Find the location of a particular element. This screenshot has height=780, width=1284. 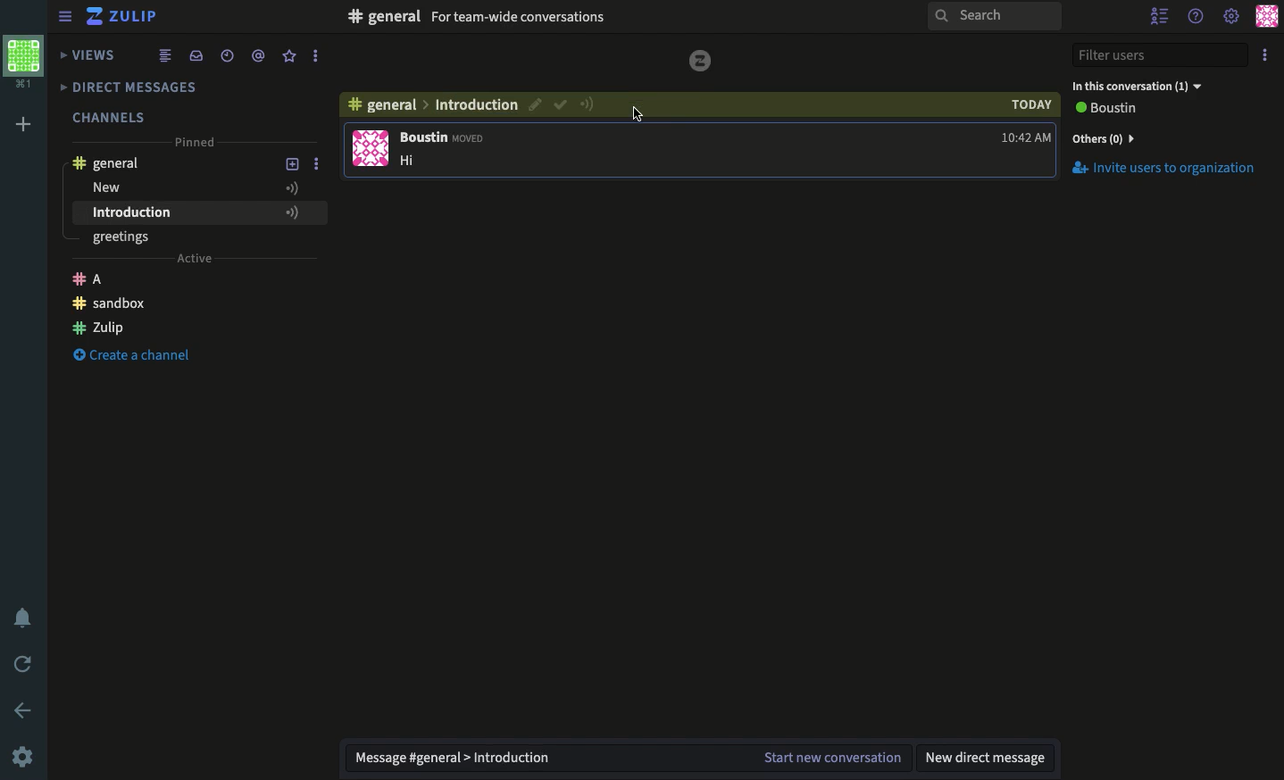

Edit is located at coordinates (640, 114).